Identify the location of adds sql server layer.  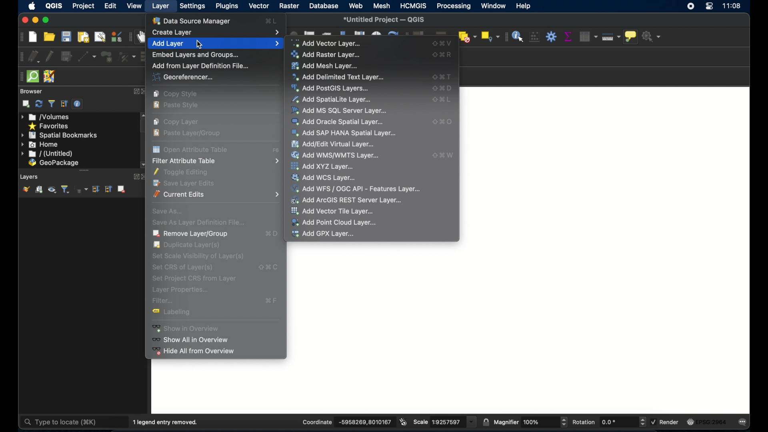
(340, 110).